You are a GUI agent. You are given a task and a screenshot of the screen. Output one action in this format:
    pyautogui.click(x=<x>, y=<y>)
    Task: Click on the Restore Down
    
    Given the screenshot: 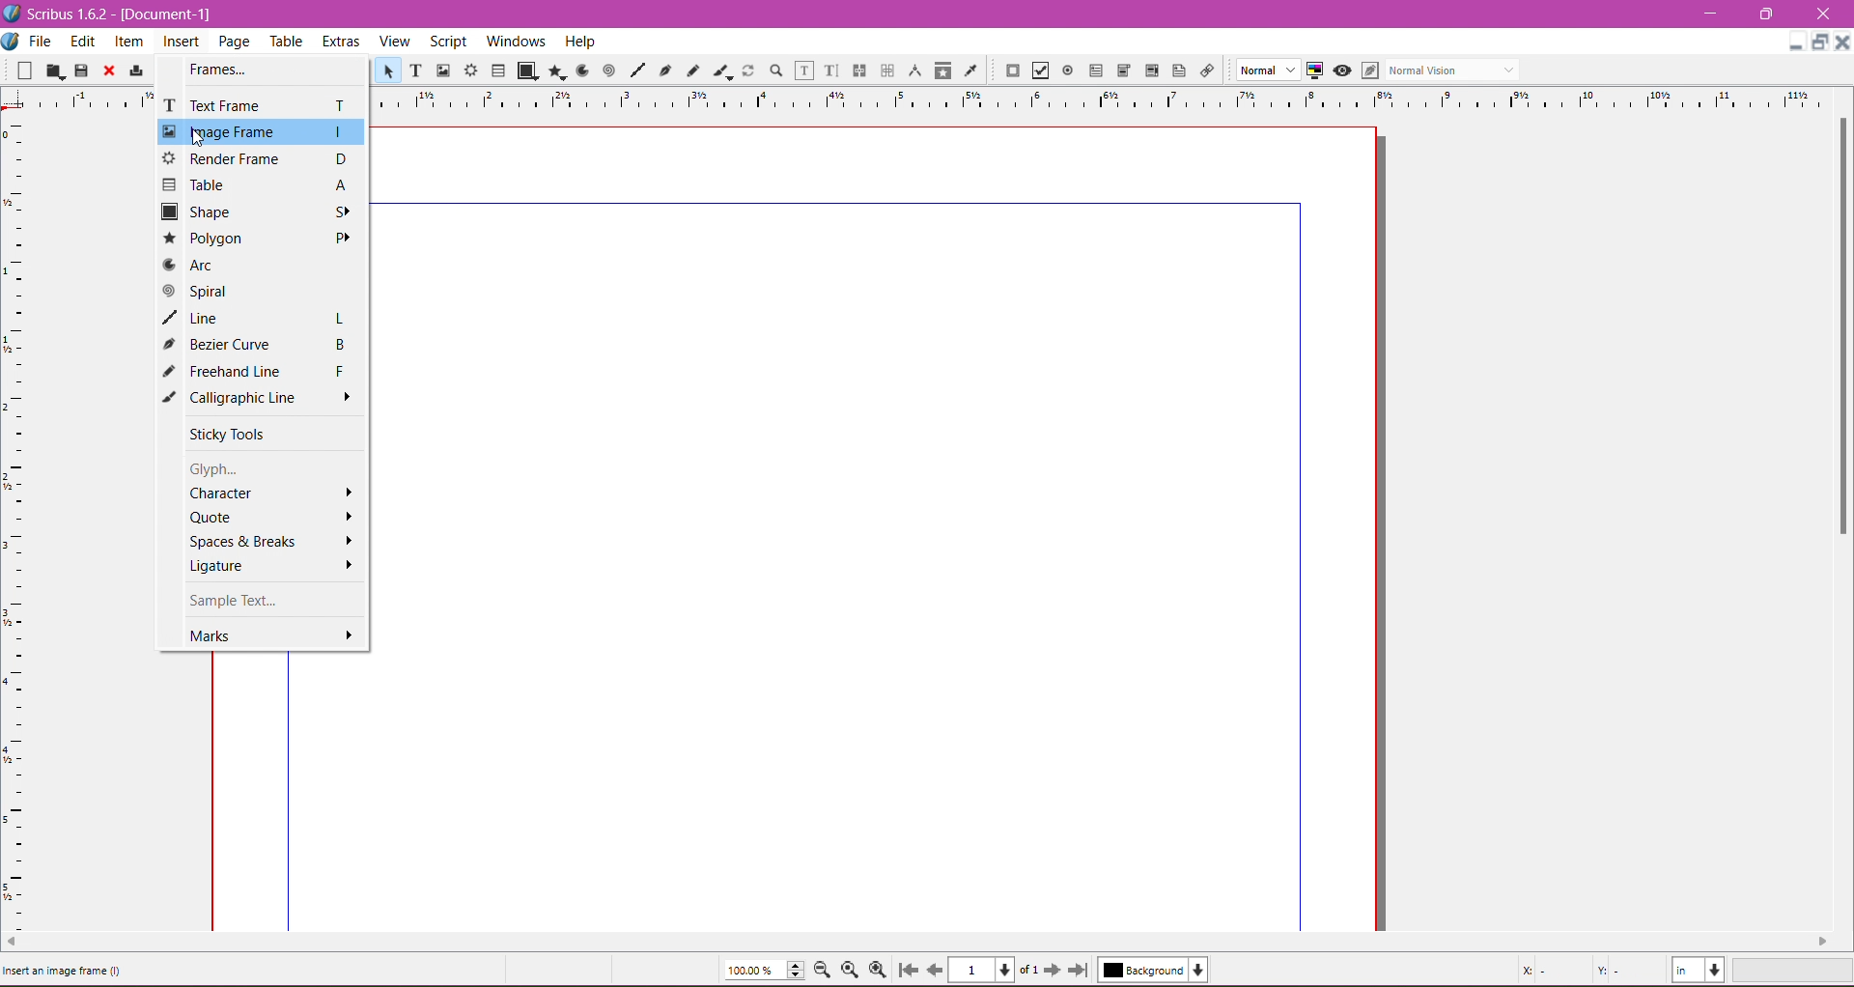 What is the action you would take?
    pyautogui.click(x=1764, y=14)
    